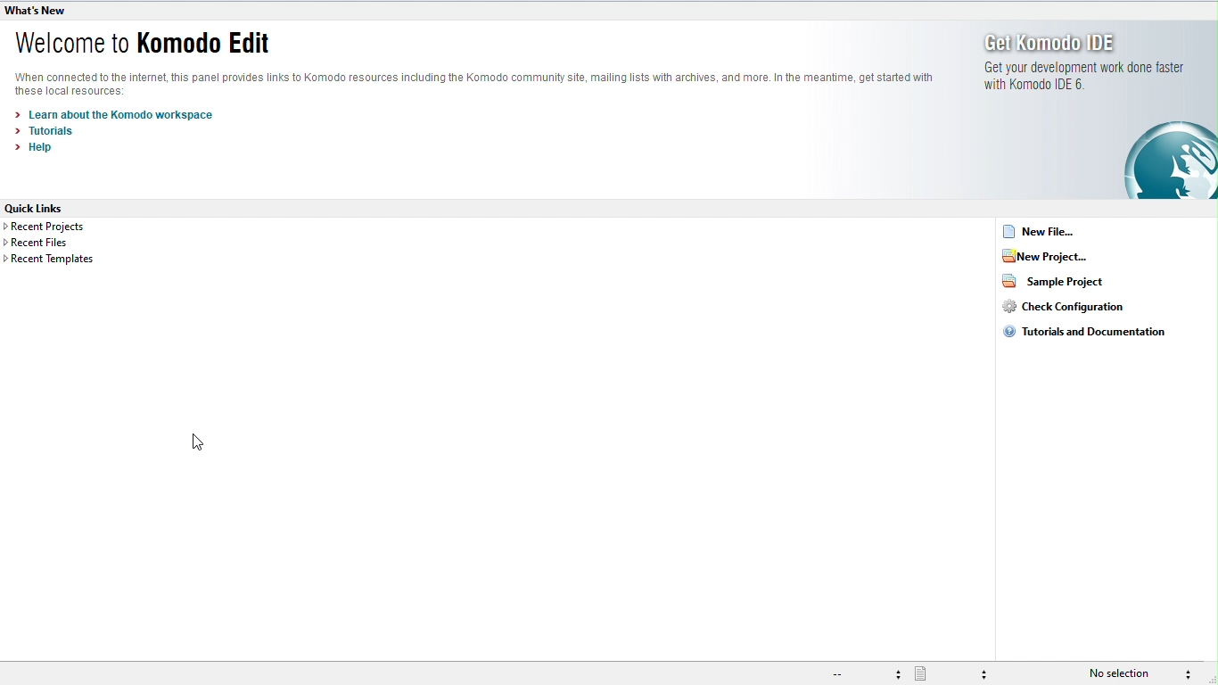 This screenshot has height=685, width=1218. What do you see at coordinates (1079, 42) in the screenshot?
I see `get komodo ide` at bounding box center [1079, 42].